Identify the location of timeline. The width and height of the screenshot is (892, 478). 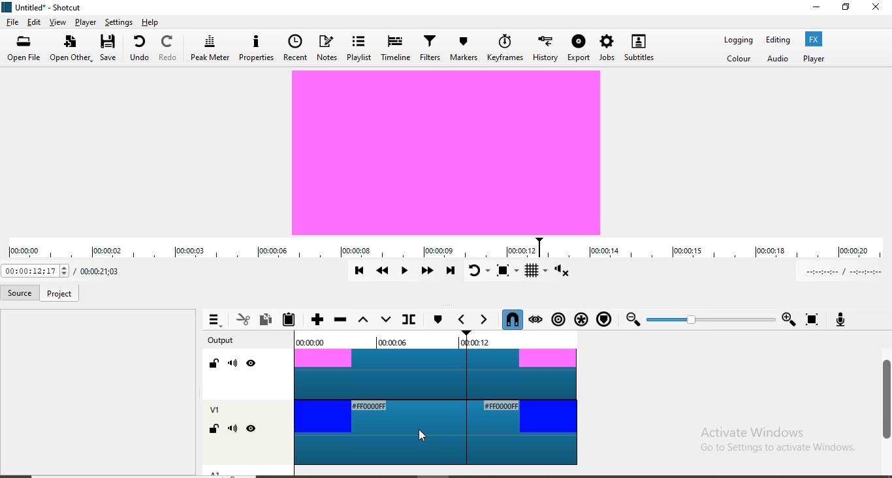
(444, 248).